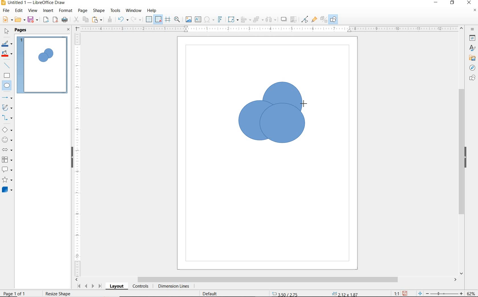  I want to click on CONNECTORS, so click(7, 118).